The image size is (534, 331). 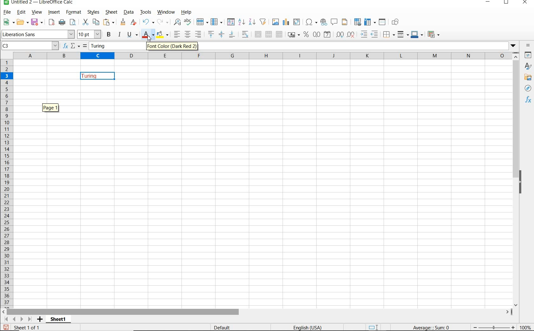 I want to click on CLEAR DIRECT FORMATTING, so click(x=132, y=22).